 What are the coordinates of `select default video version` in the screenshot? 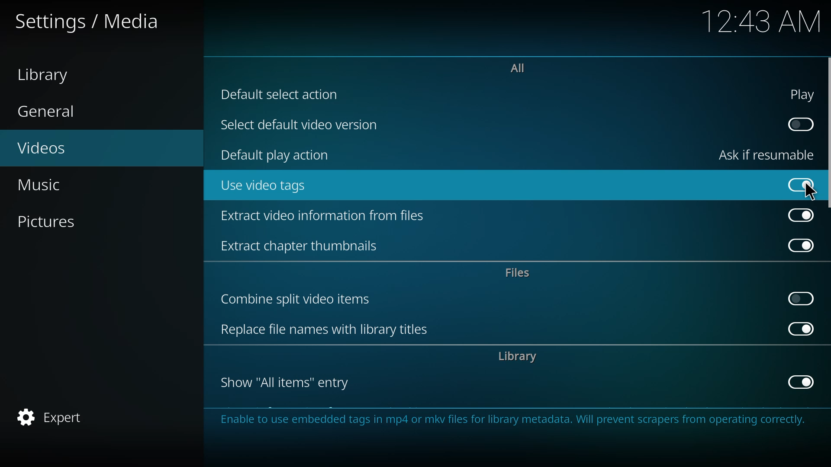 It's located at (305, 125).